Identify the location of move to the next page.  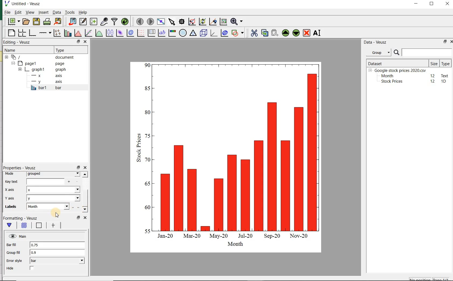
(150, 22).